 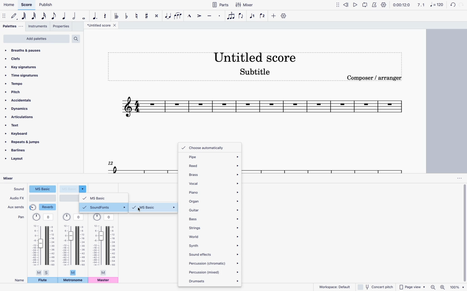 What do you see at coordinates (36, 39) in the screenshot?
I see `add palettes` at bounding box center [36, 39].